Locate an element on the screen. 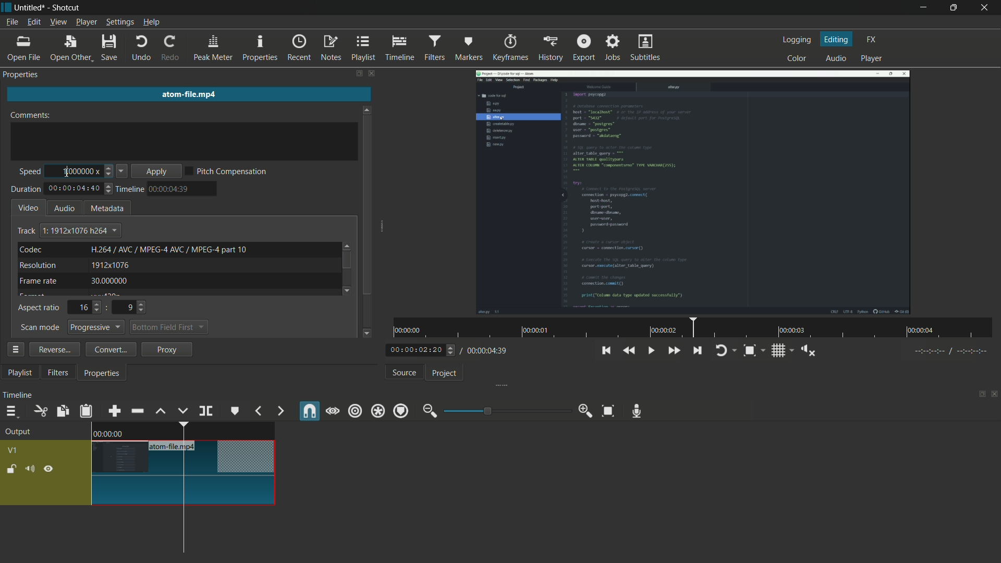 The image size is (1001, 563). skip to the next point is located at coordinates (697, 351).